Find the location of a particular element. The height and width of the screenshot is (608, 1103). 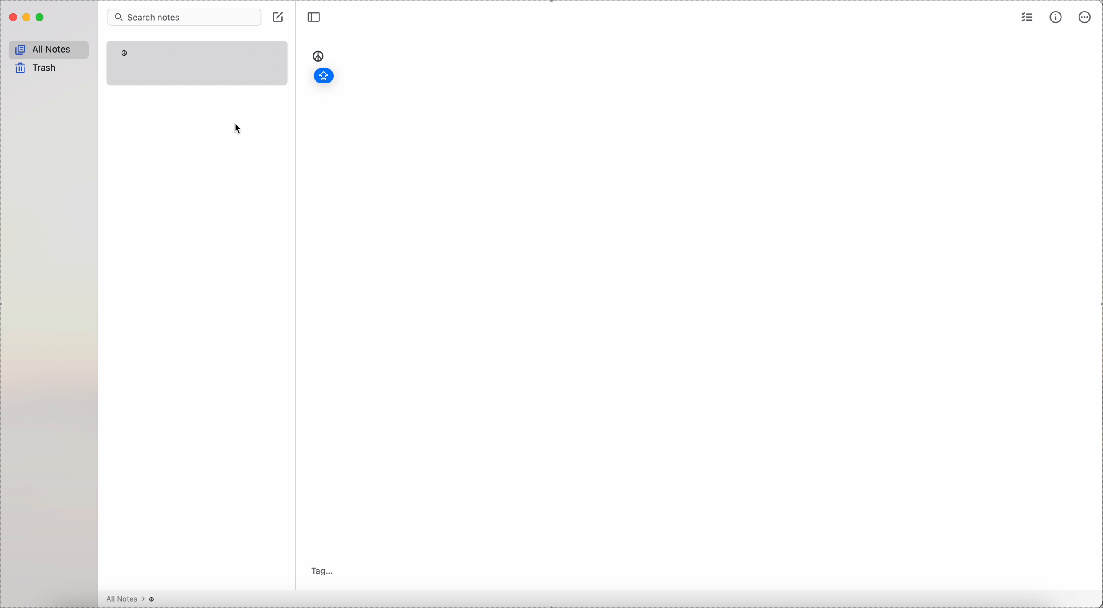

cursor is located at coordinates (238, 129).